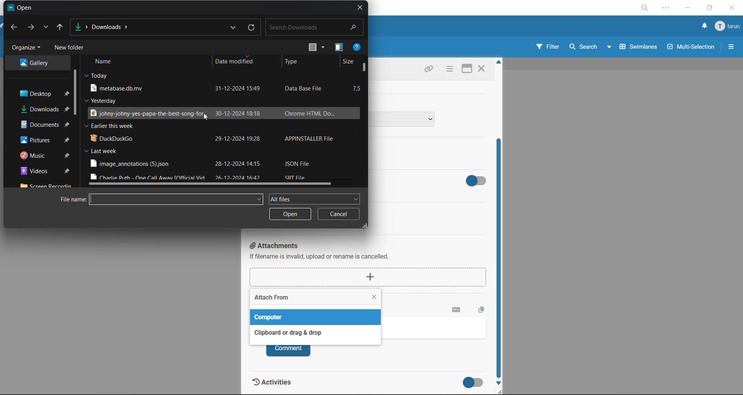  Describe the element at coordinates (727, 28) in the screenshot. I see `menu` at that location.